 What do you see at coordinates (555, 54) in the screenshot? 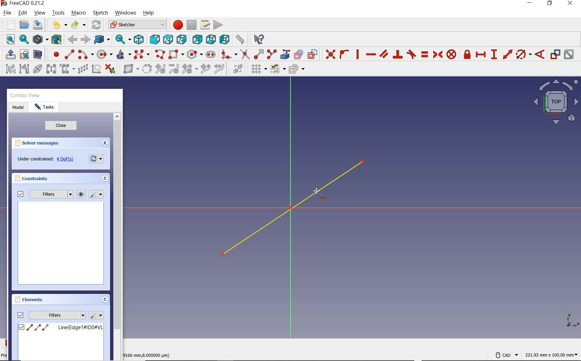
I see `TOGGLE DRIVING/REFERENCE CONSTRAINT` at bounding box center [555, 54].